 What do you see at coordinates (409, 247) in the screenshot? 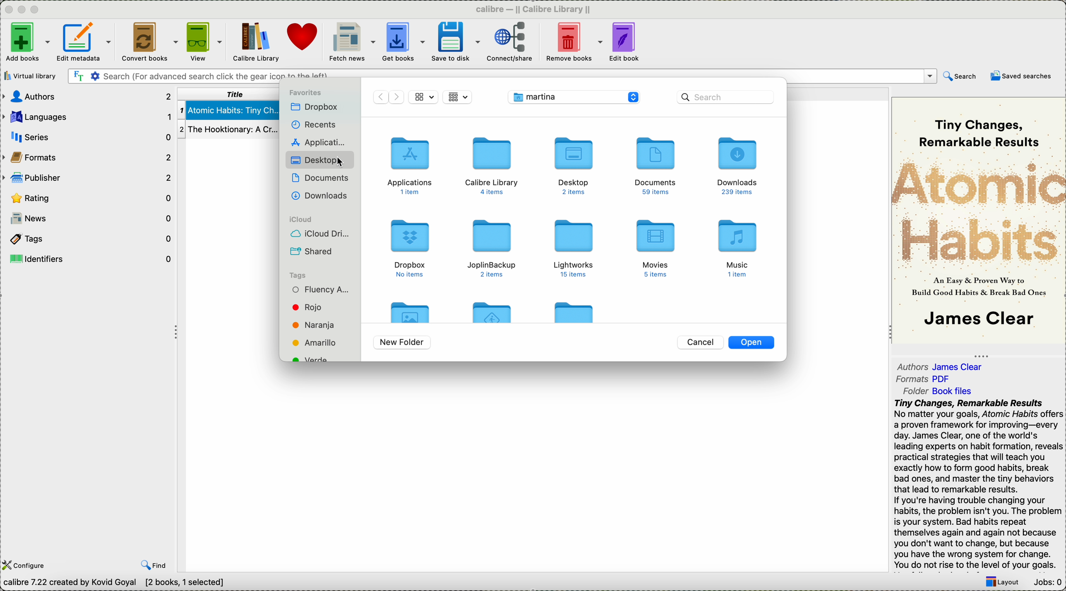
I see `dropbox` at bounding box center [409, 247].